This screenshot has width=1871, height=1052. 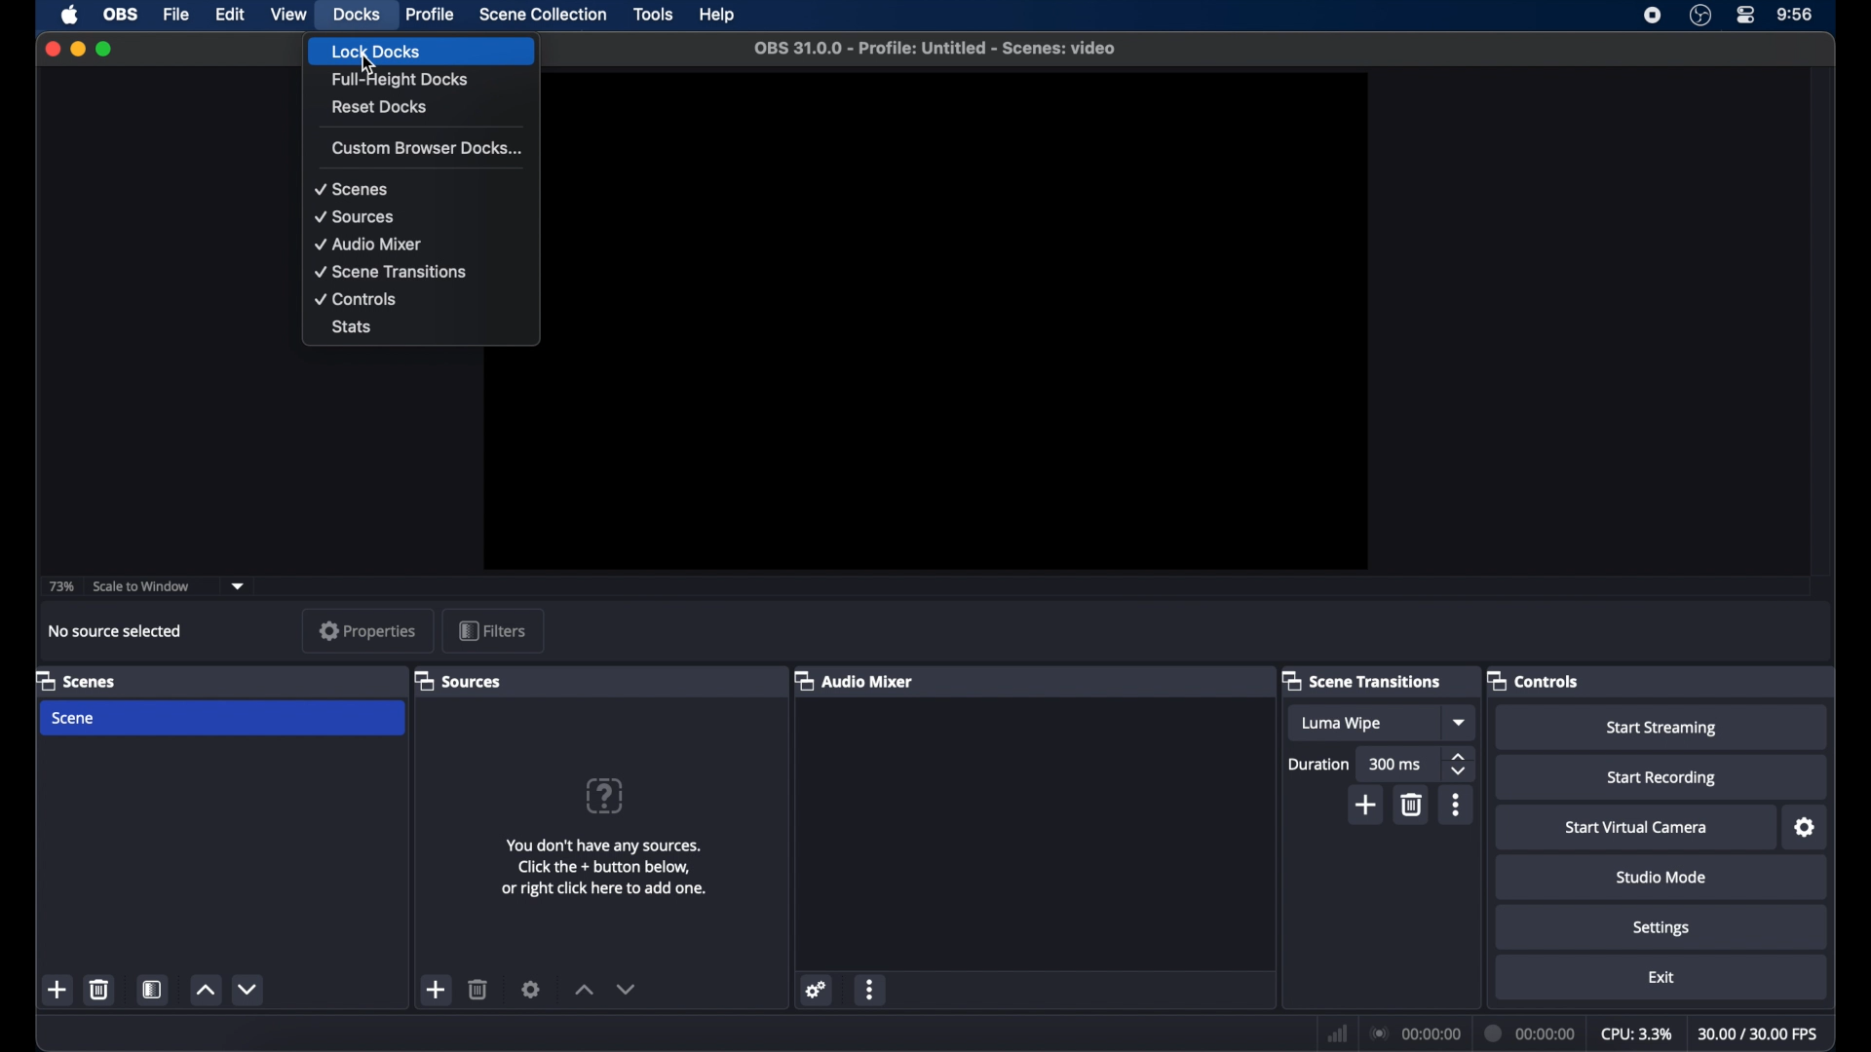 What do you see at coordinates (1457, 805) in the screenshot?
I see `more options` at bounding box center [1457, 805].